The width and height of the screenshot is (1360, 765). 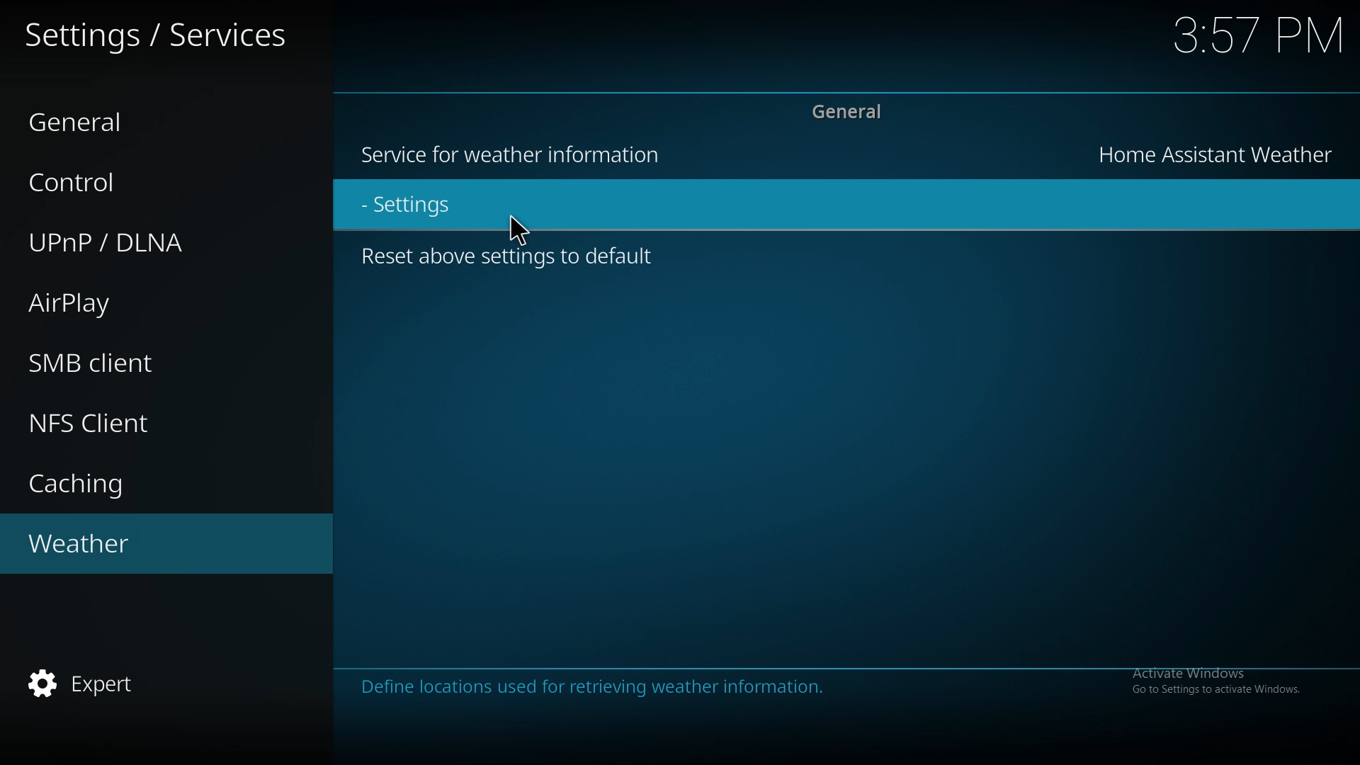 I want to click on Time, so click(x=1260, y=35).